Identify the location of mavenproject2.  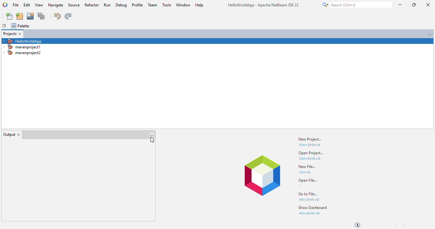
(22, 52).